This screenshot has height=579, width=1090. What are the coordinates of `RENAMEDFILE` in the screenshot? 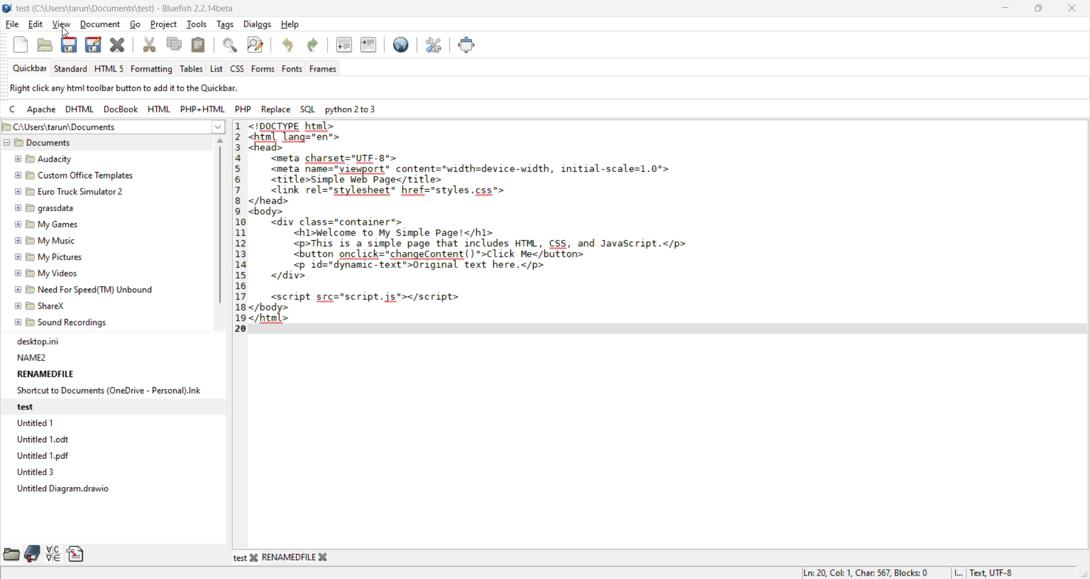 It's located at (45, 374).